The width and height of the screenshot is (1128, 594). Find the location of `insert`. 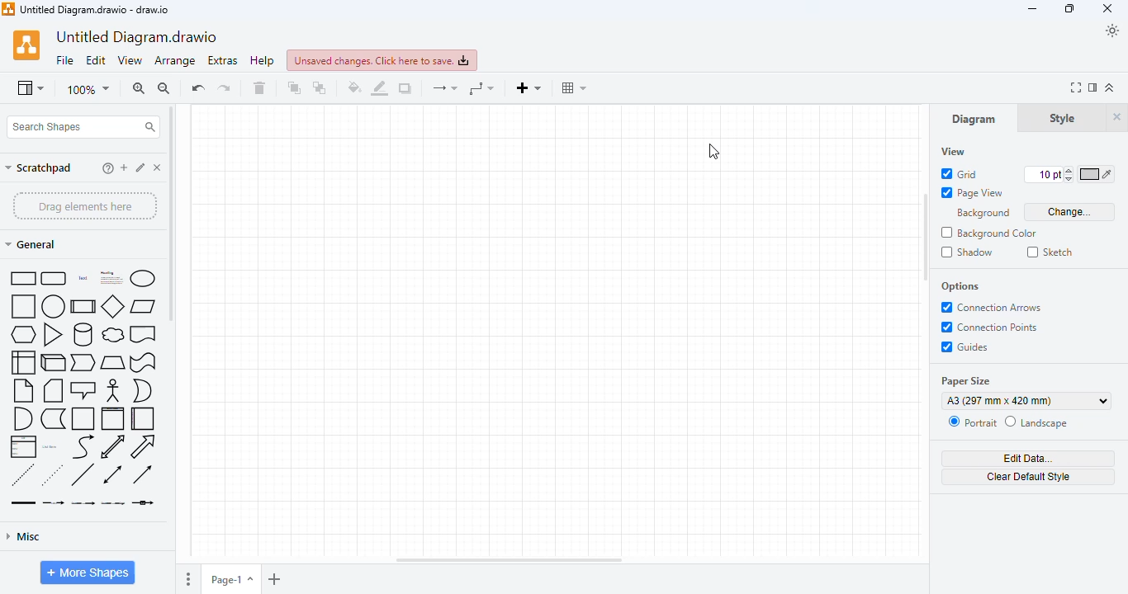

insert is located at coordinates (528, 88).